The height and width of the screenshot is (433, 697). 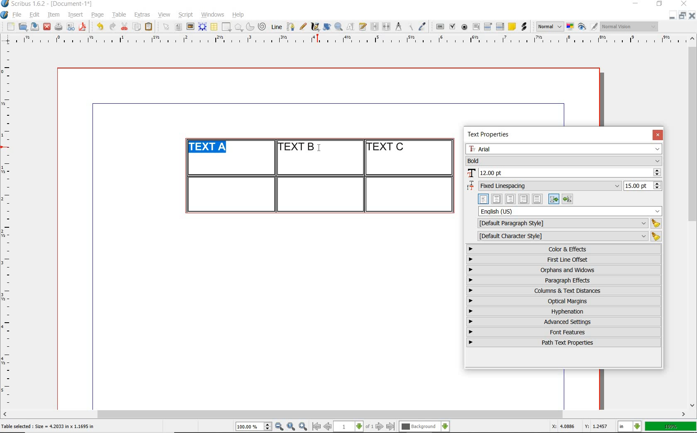 I want to click on pdf push button, so click(x=440, y=27).